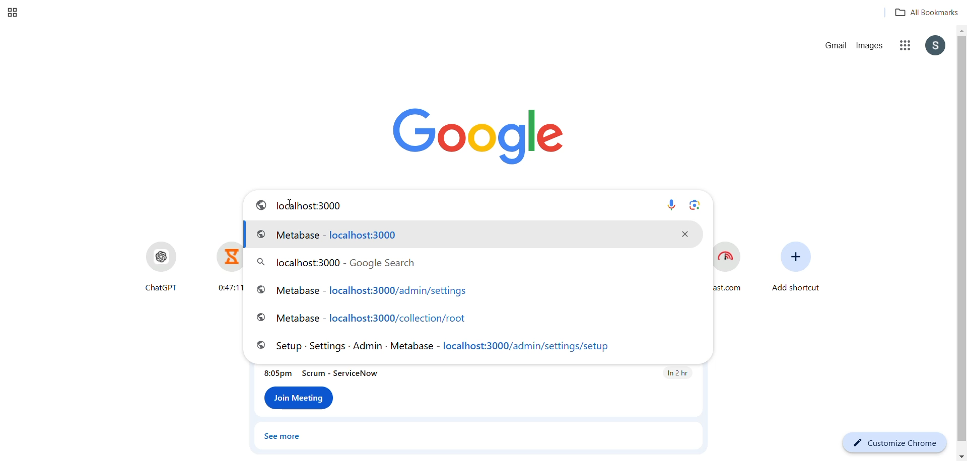 This screenshot has width=967, height=461. What do you see at coordinates (922, 13) in the screenshot?
I see `all bookmarks` at bounding box center [922, 13].